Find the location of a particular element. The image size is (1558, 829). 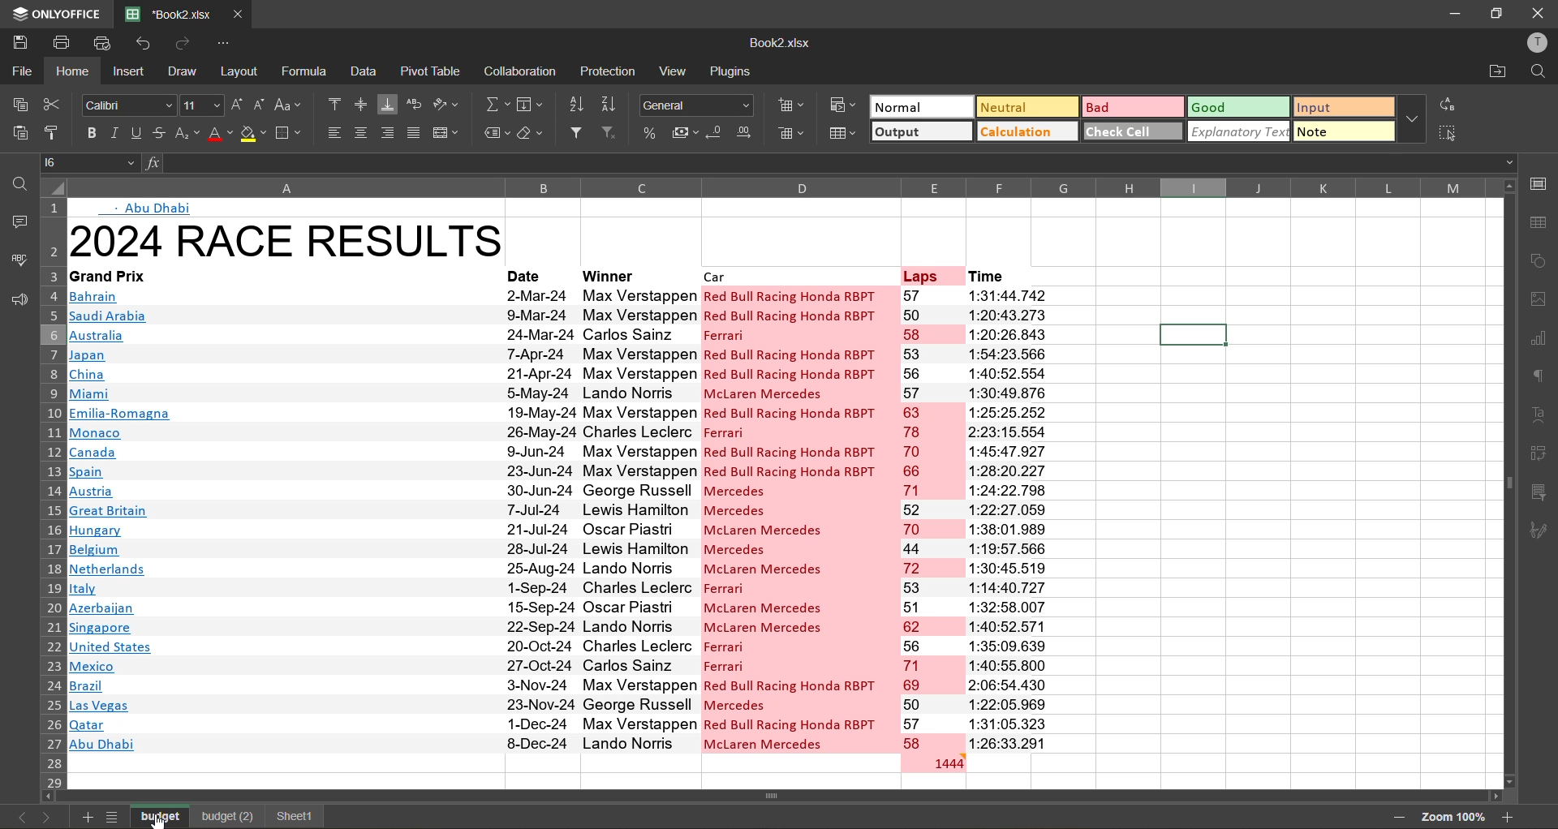

sheet names is located at coordinates (162, 814).